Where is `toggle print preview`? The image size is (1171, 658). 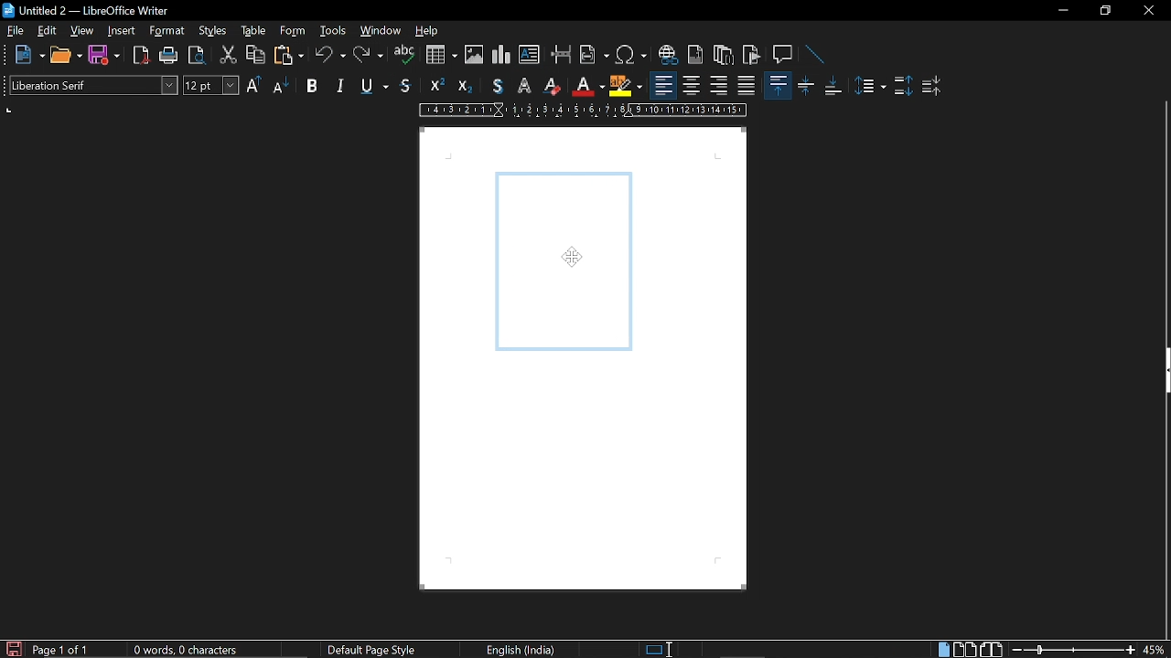 toggle print preview is located at coordinates (195, 56).